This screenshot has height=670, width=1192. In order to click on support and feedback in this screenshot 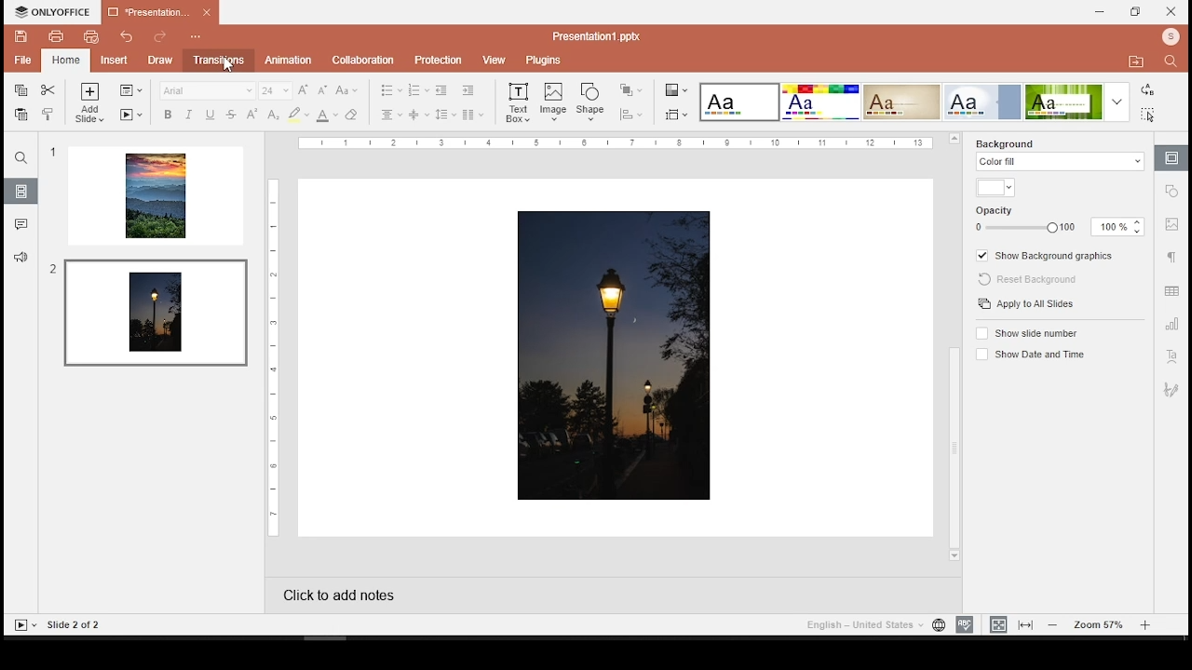, I will do `click(20, 256)`.